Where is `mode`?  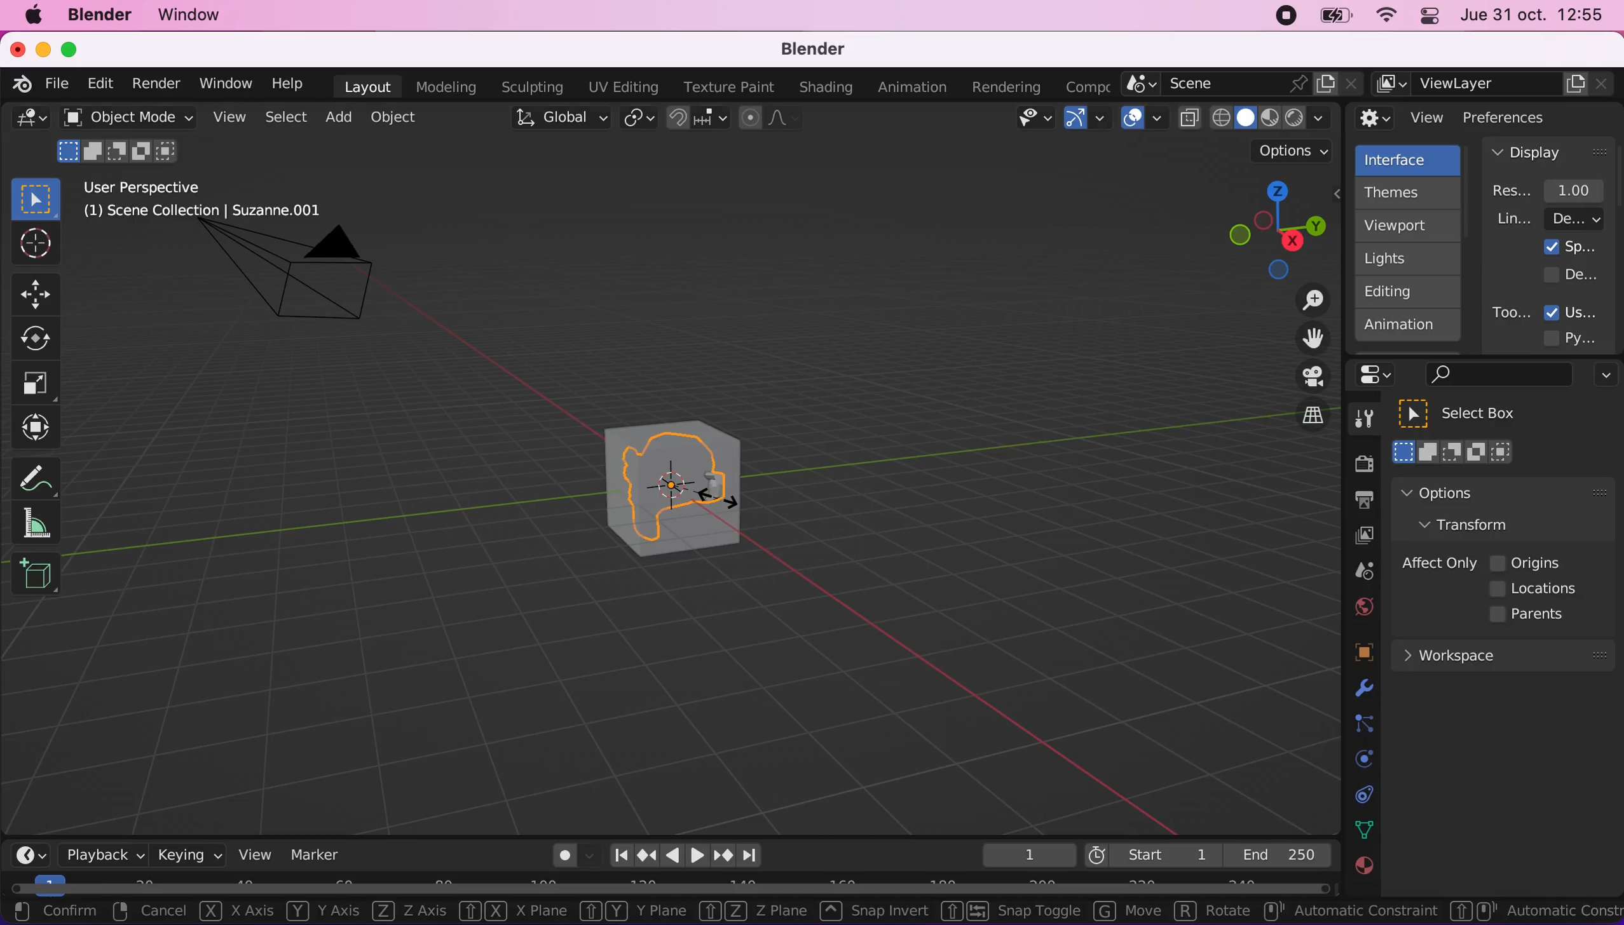
mode is located at coordinates (120, 149).